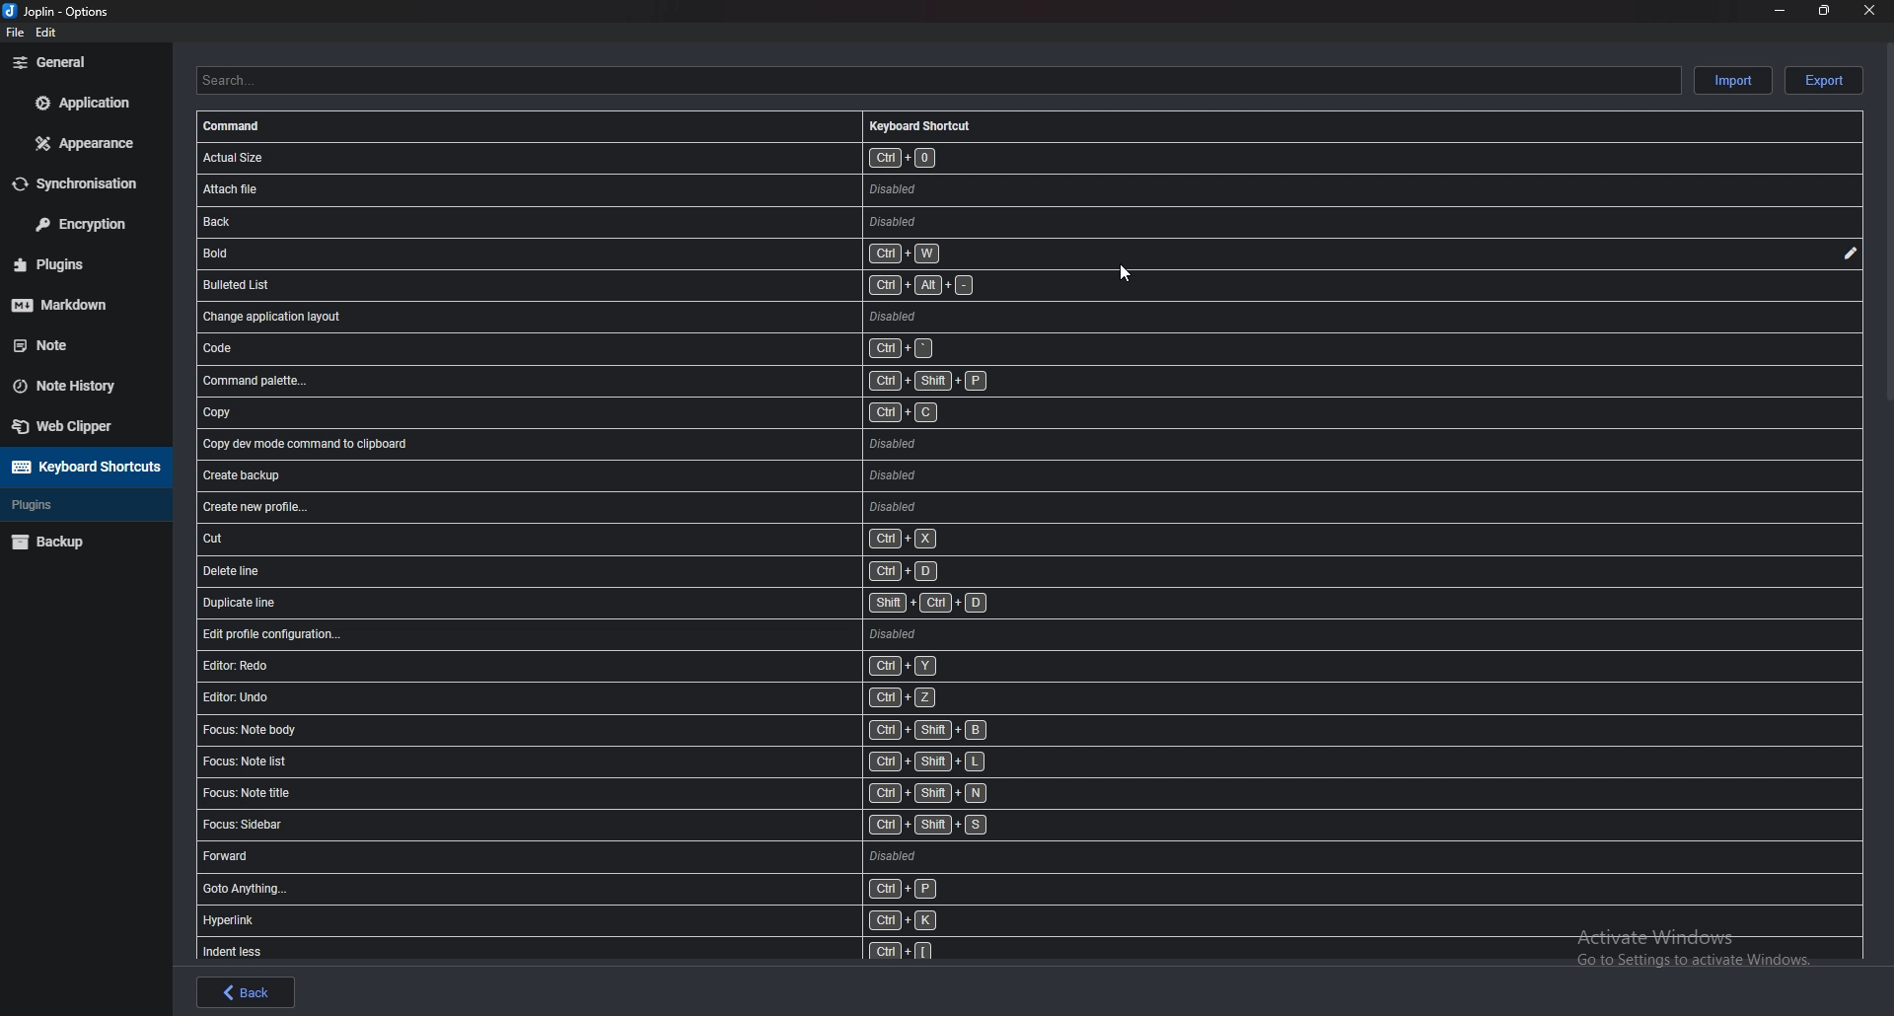 The height and width of the screenshot is (1016, 1894). What do you see at coordinates (646, 826) in the screenshot?
I see `shortcut` at bounding box center [646, 826].